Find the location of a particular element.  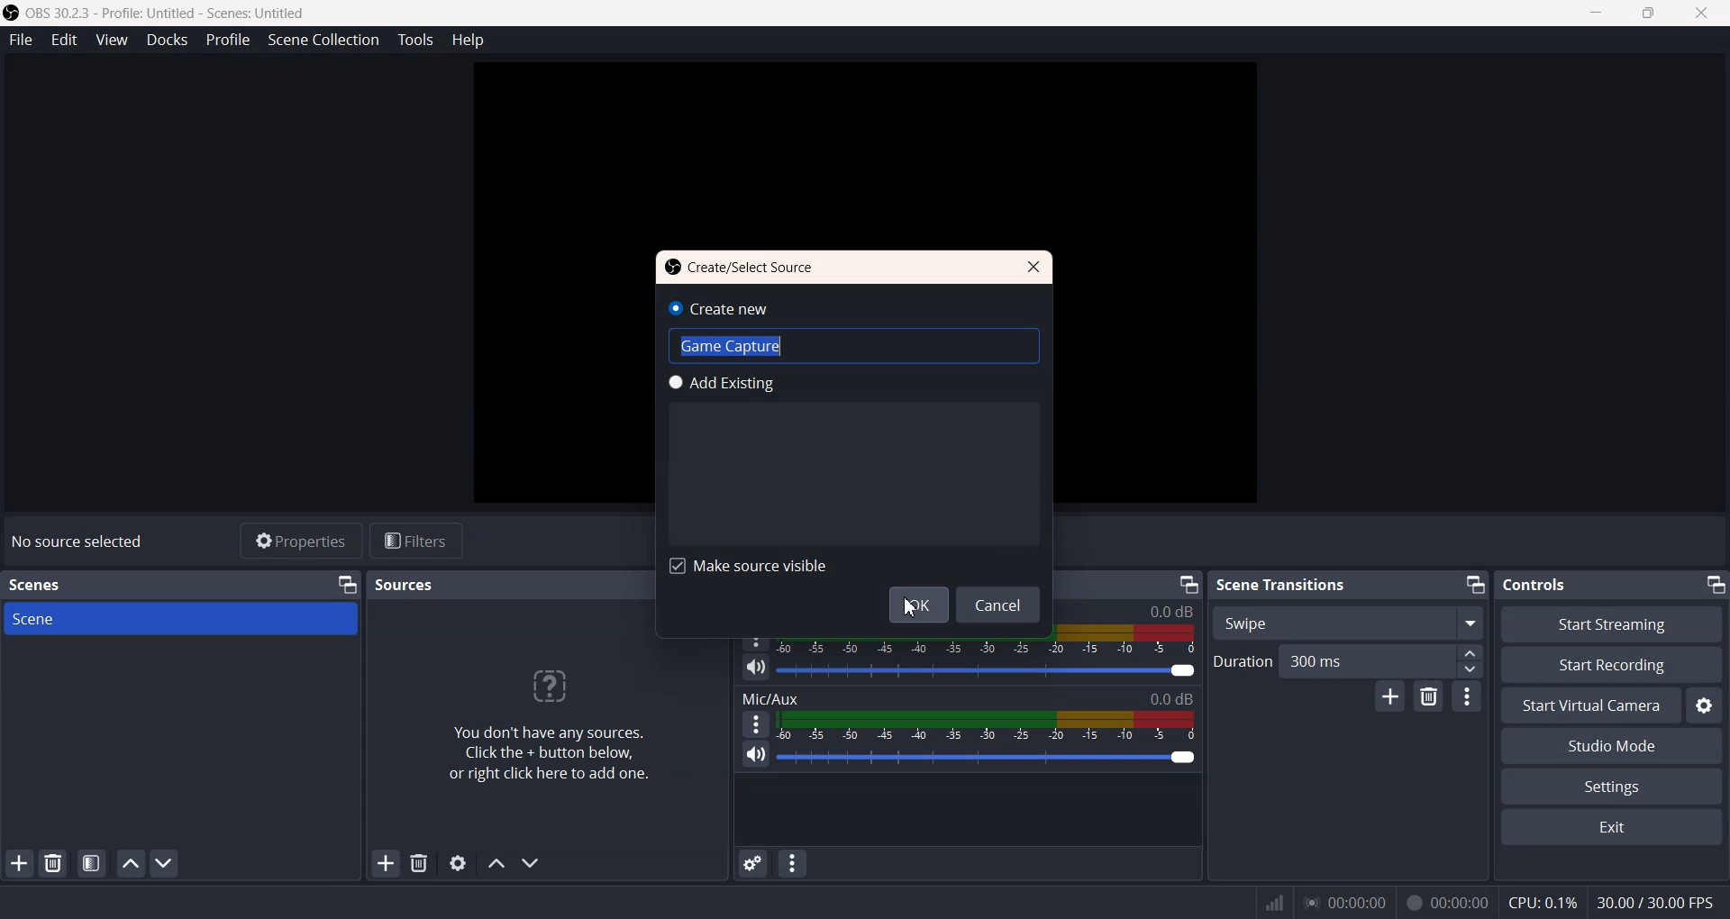

Create new is located at coordinates (718, 308).